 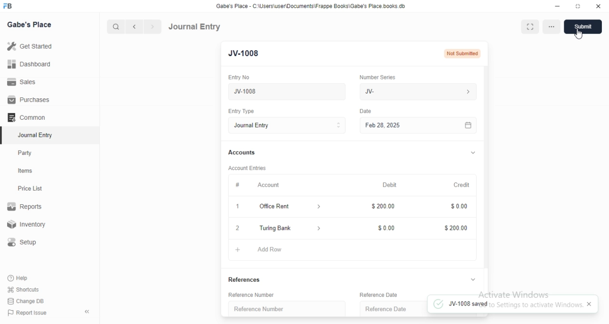 What do you see at coordinates (240, 77) in the screenshot?
I see `Entry No` at bounding box center [240, 77].